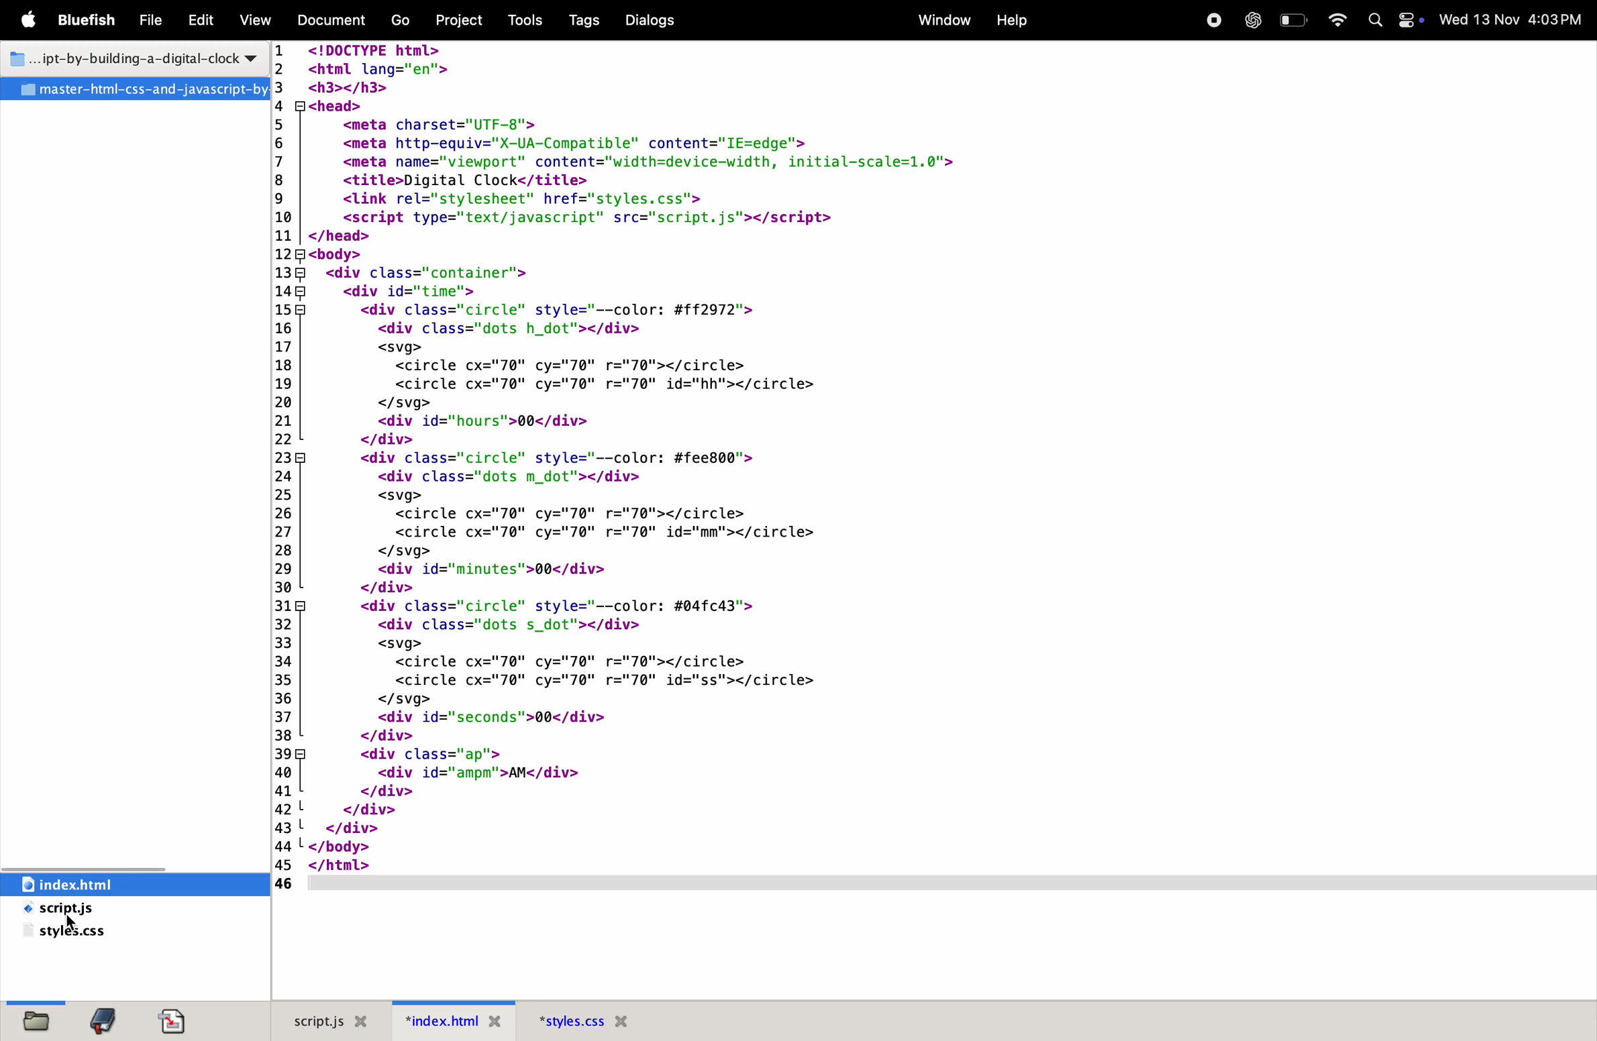 The height and width of the screenshot is (1041, 1597). I want to click on Document, so click(176, 1019).